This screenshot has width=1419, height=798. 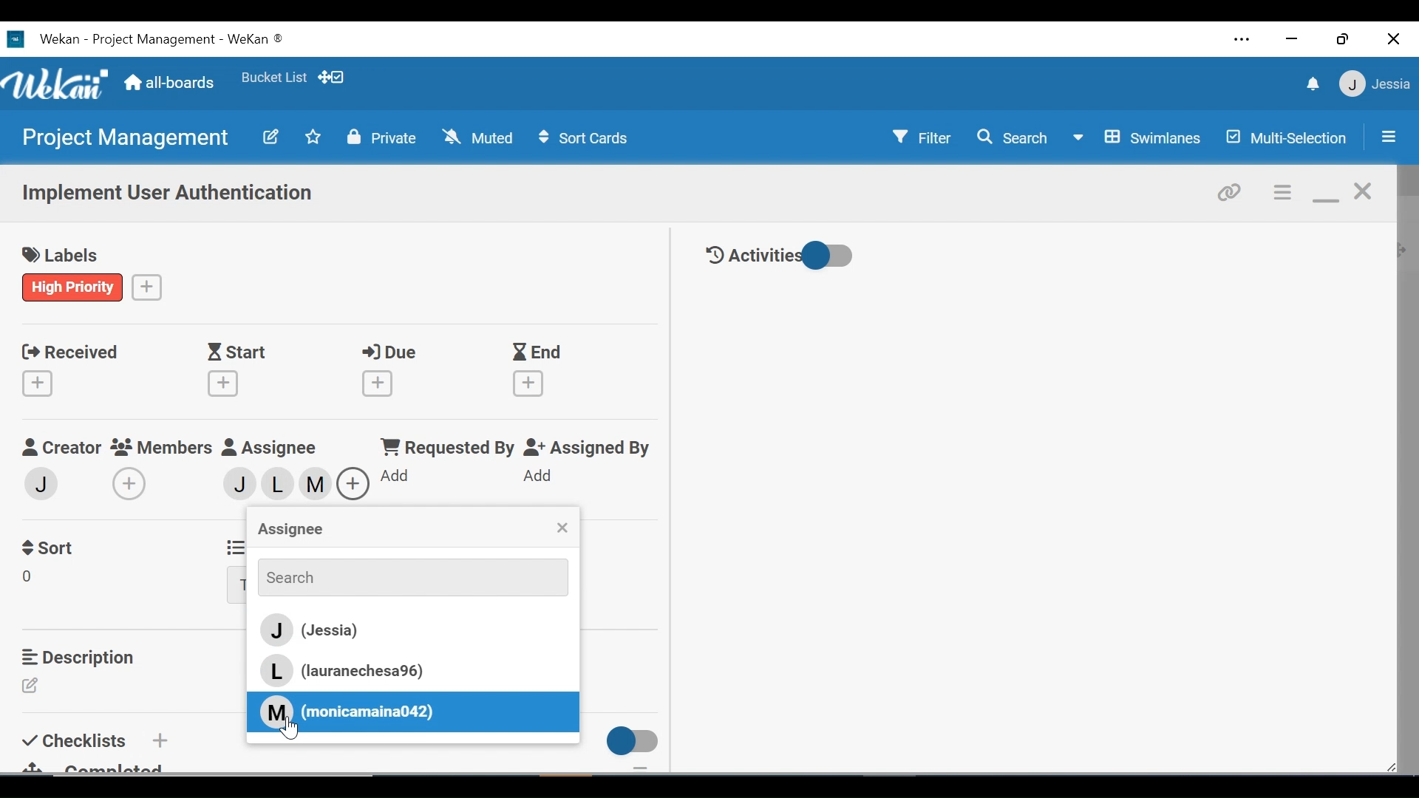 I want to click on createEnd Date, so click(x=531, y=383).